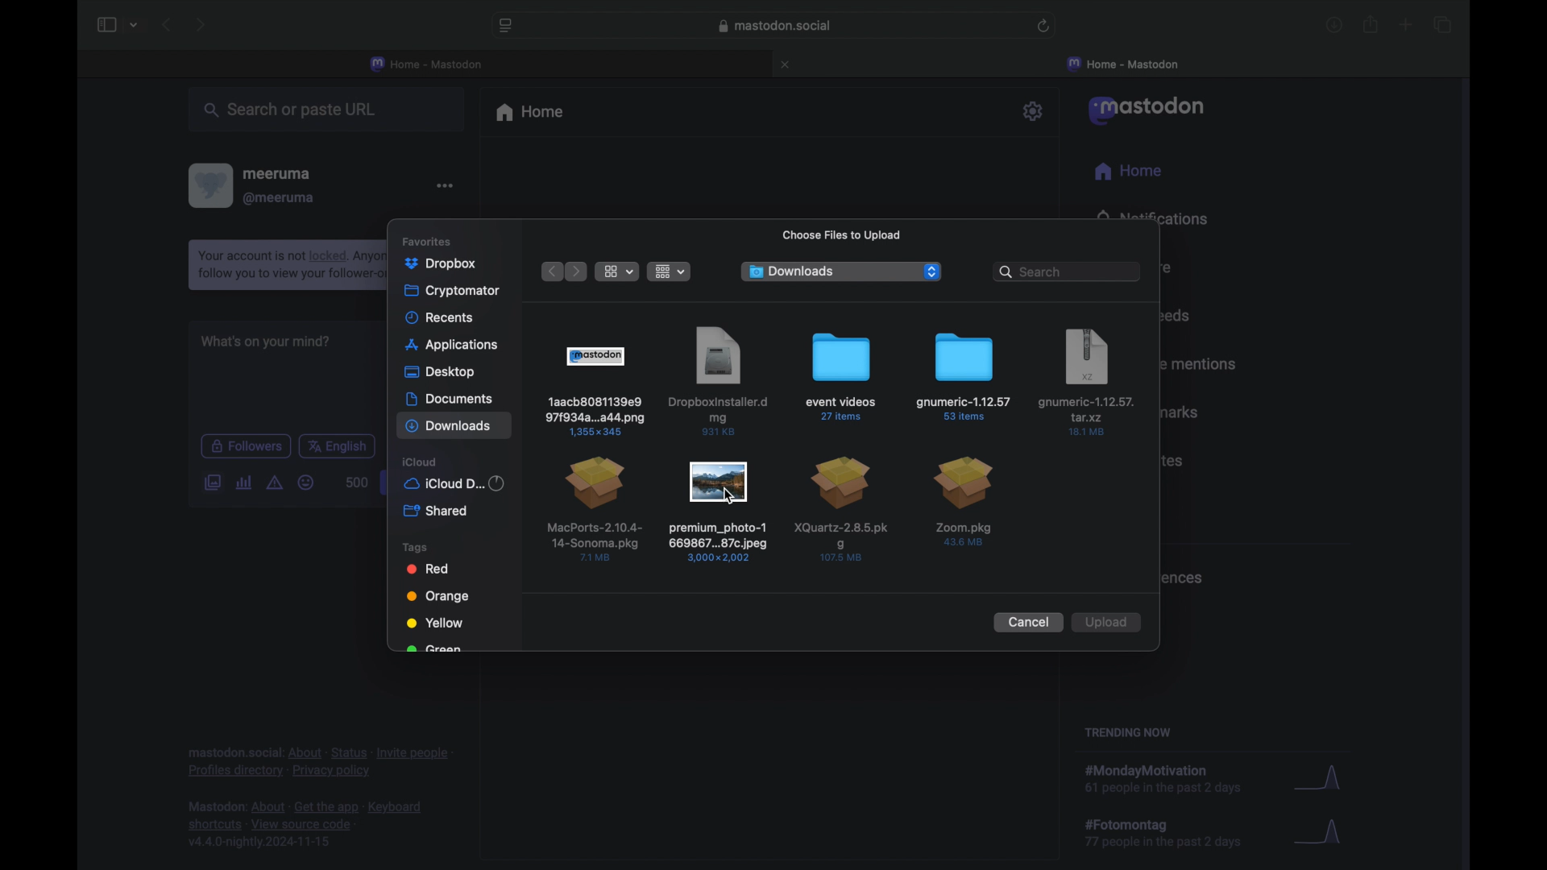  What do you see at coordinates (595, 390) in the screenshot?
I see `file` at bounding box center [595, 390].